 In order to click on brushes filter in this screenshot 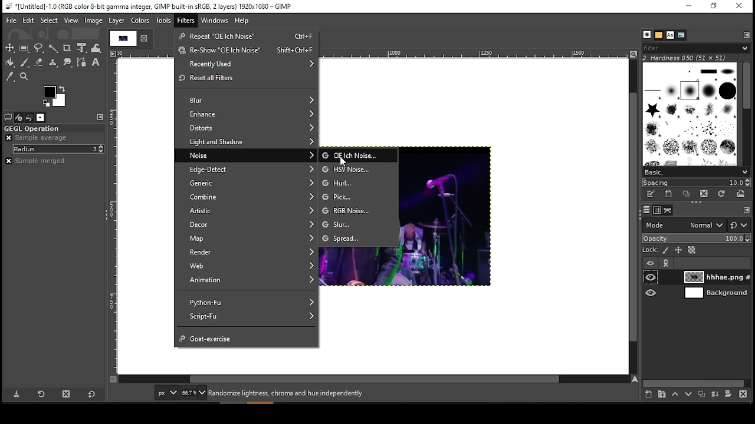, I will do `click(695, 48)`.